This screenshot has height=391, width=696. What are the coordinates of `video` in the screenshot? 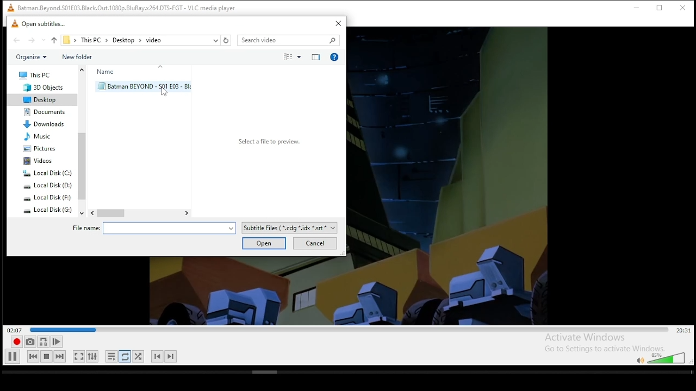 It's located at (153, 40).